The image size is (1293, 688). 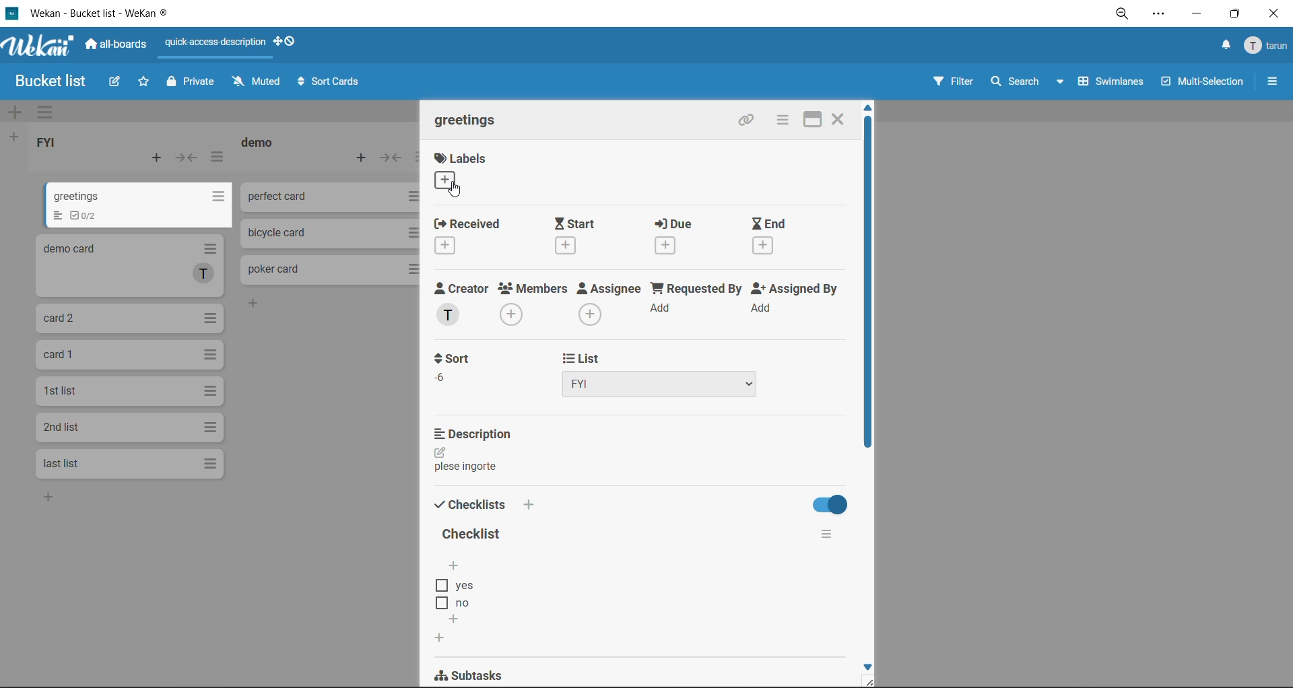 What do you see at coordinates (480, 673) in the screenshot?
I see `subtasks` at bounding box center [480, 673].